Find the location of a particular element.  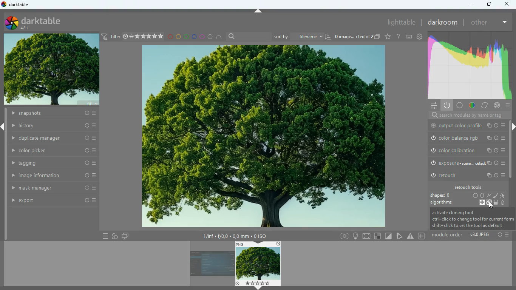

image information is located at coordinates (54, 176).